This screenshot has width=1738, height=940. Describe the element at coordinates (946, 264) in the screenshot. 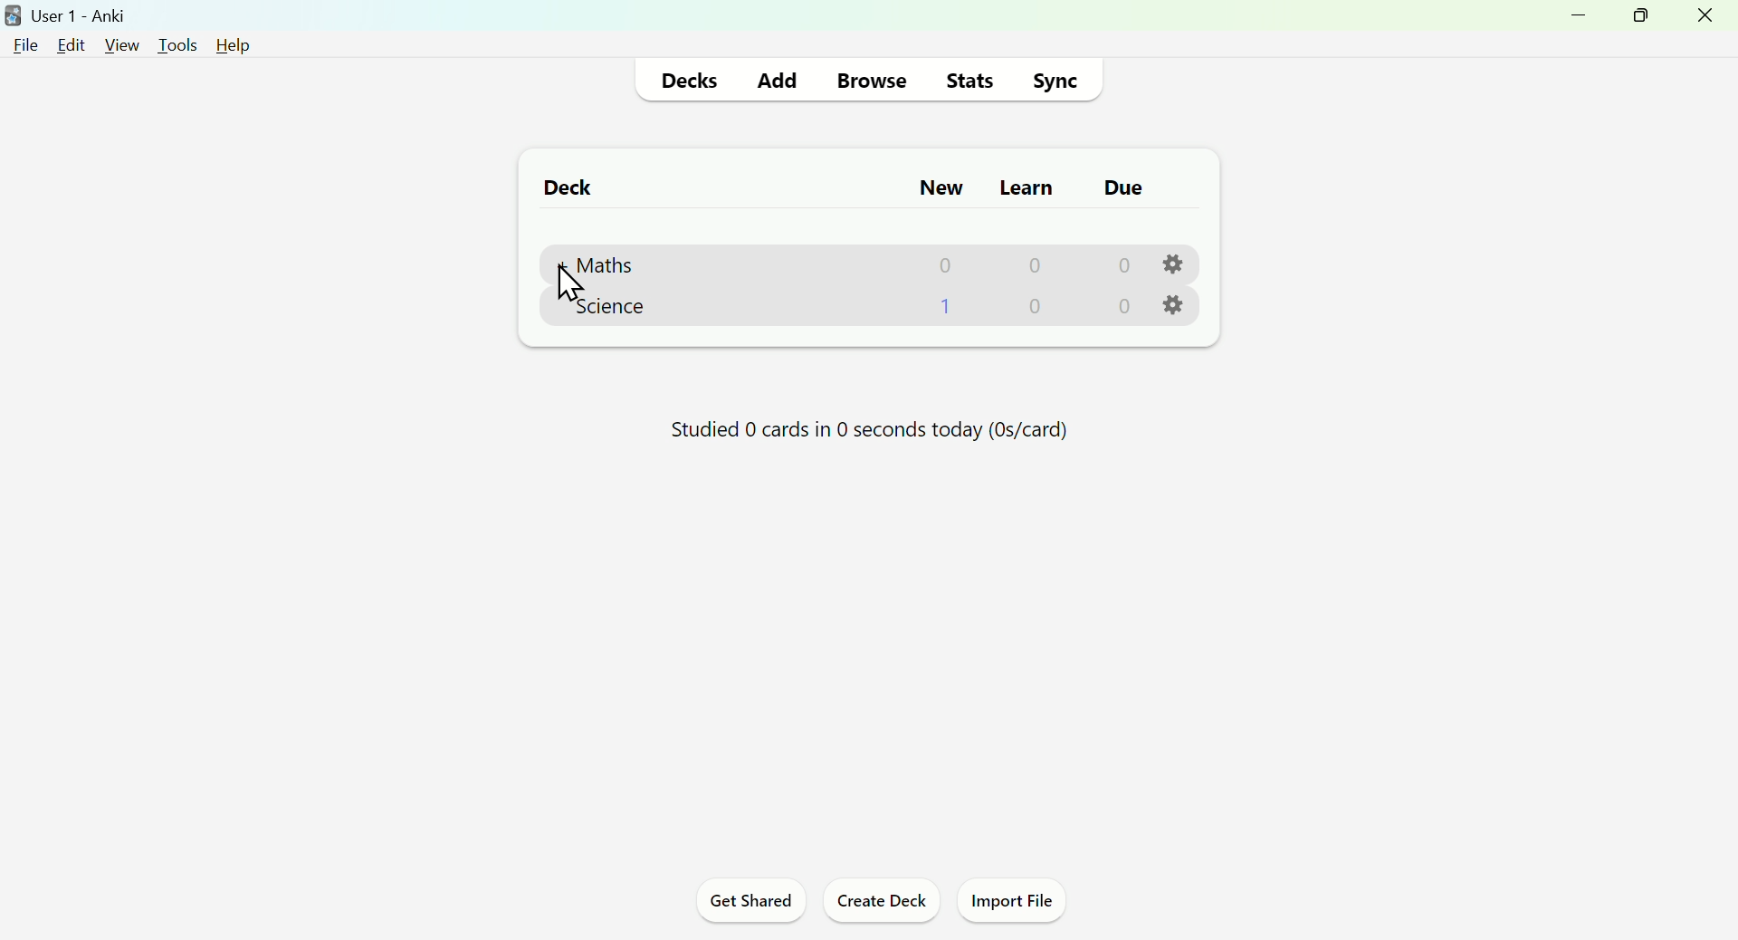

I see `0` at that location.